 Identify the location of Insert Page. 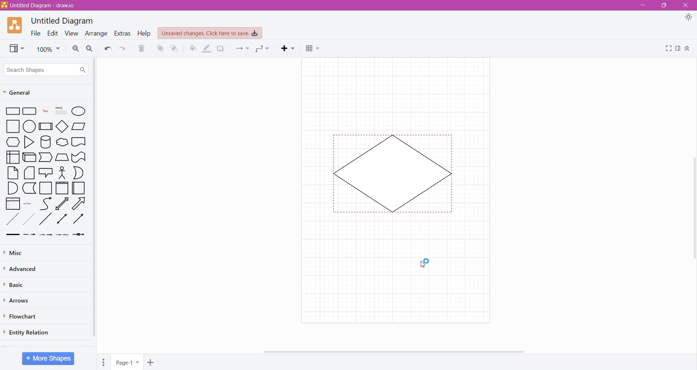
(150, 363).